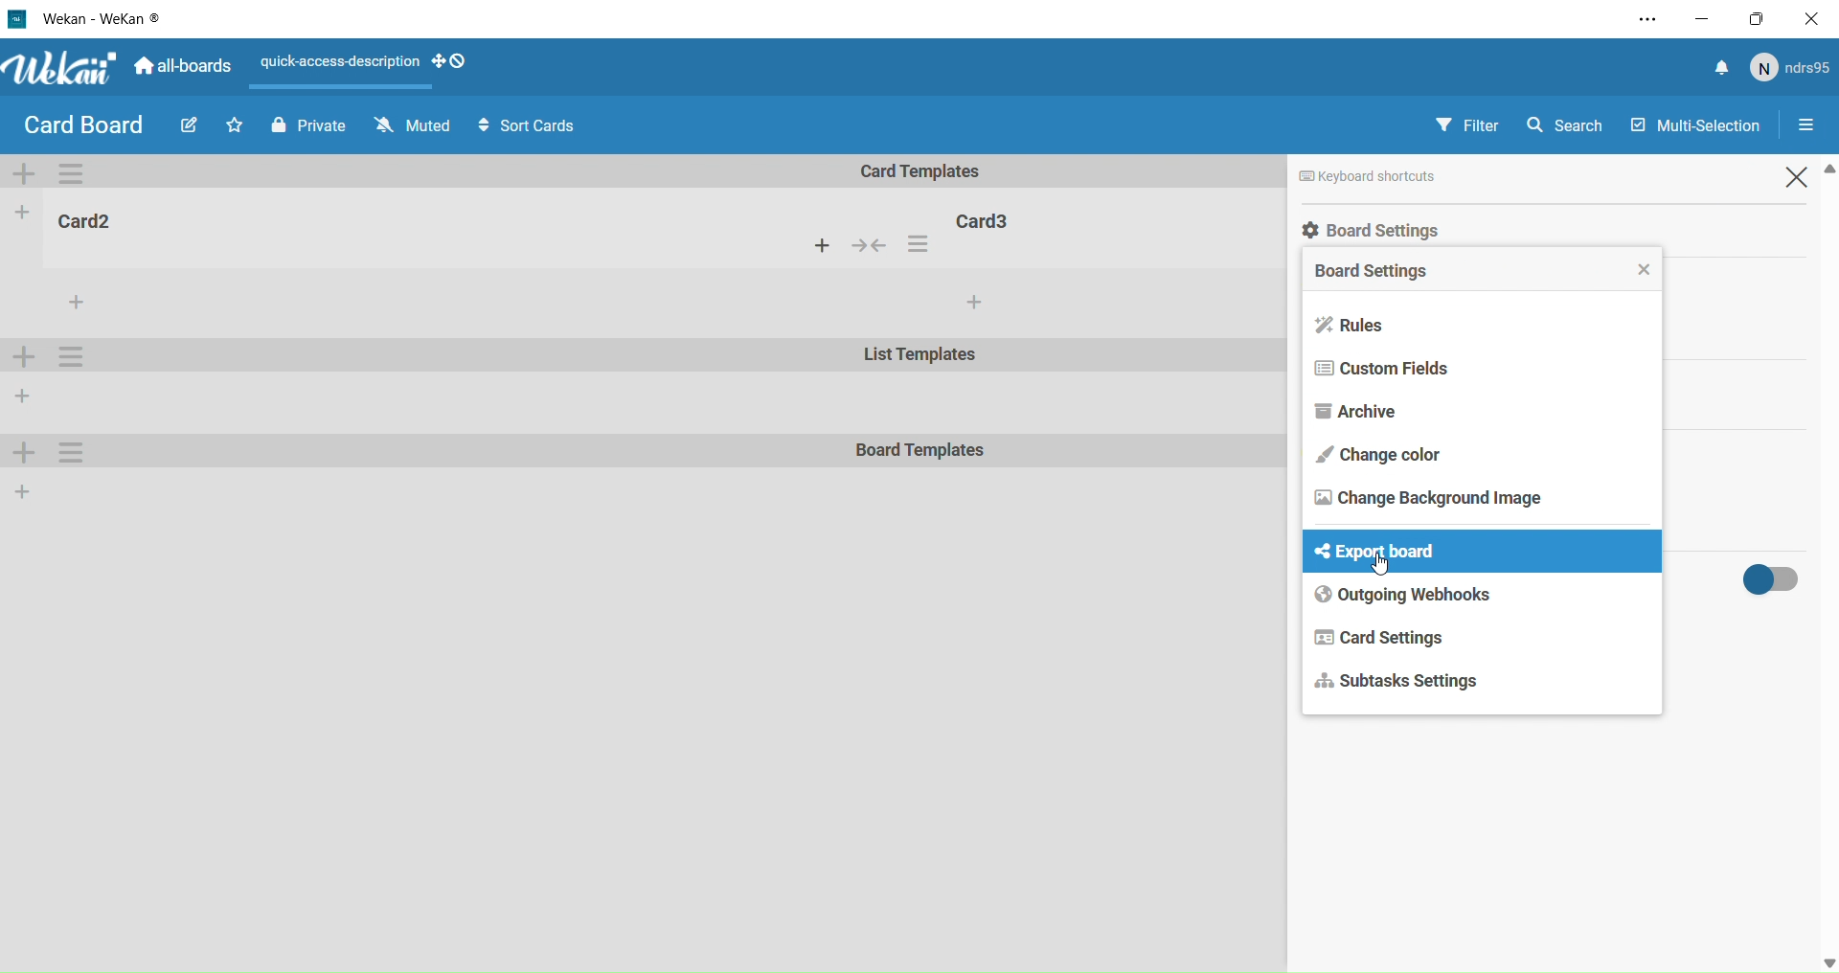 The height and width of the screenshot is (973, 1839). I want to click on Custom fields, so click(1403, 370).